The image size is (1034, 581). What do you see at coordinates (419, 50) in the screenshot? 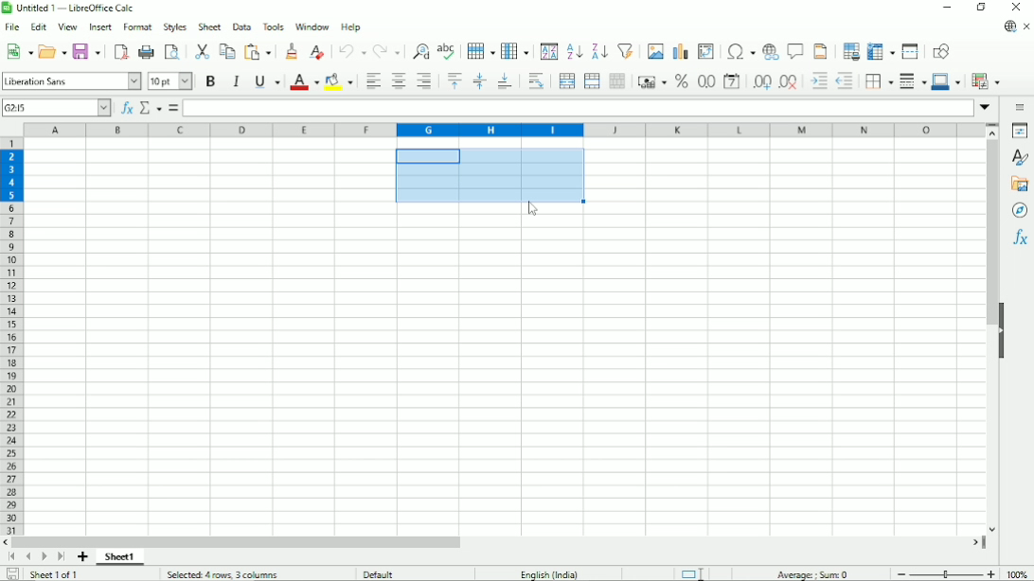
I see `Find and replace` at bounding box center [419, 50].